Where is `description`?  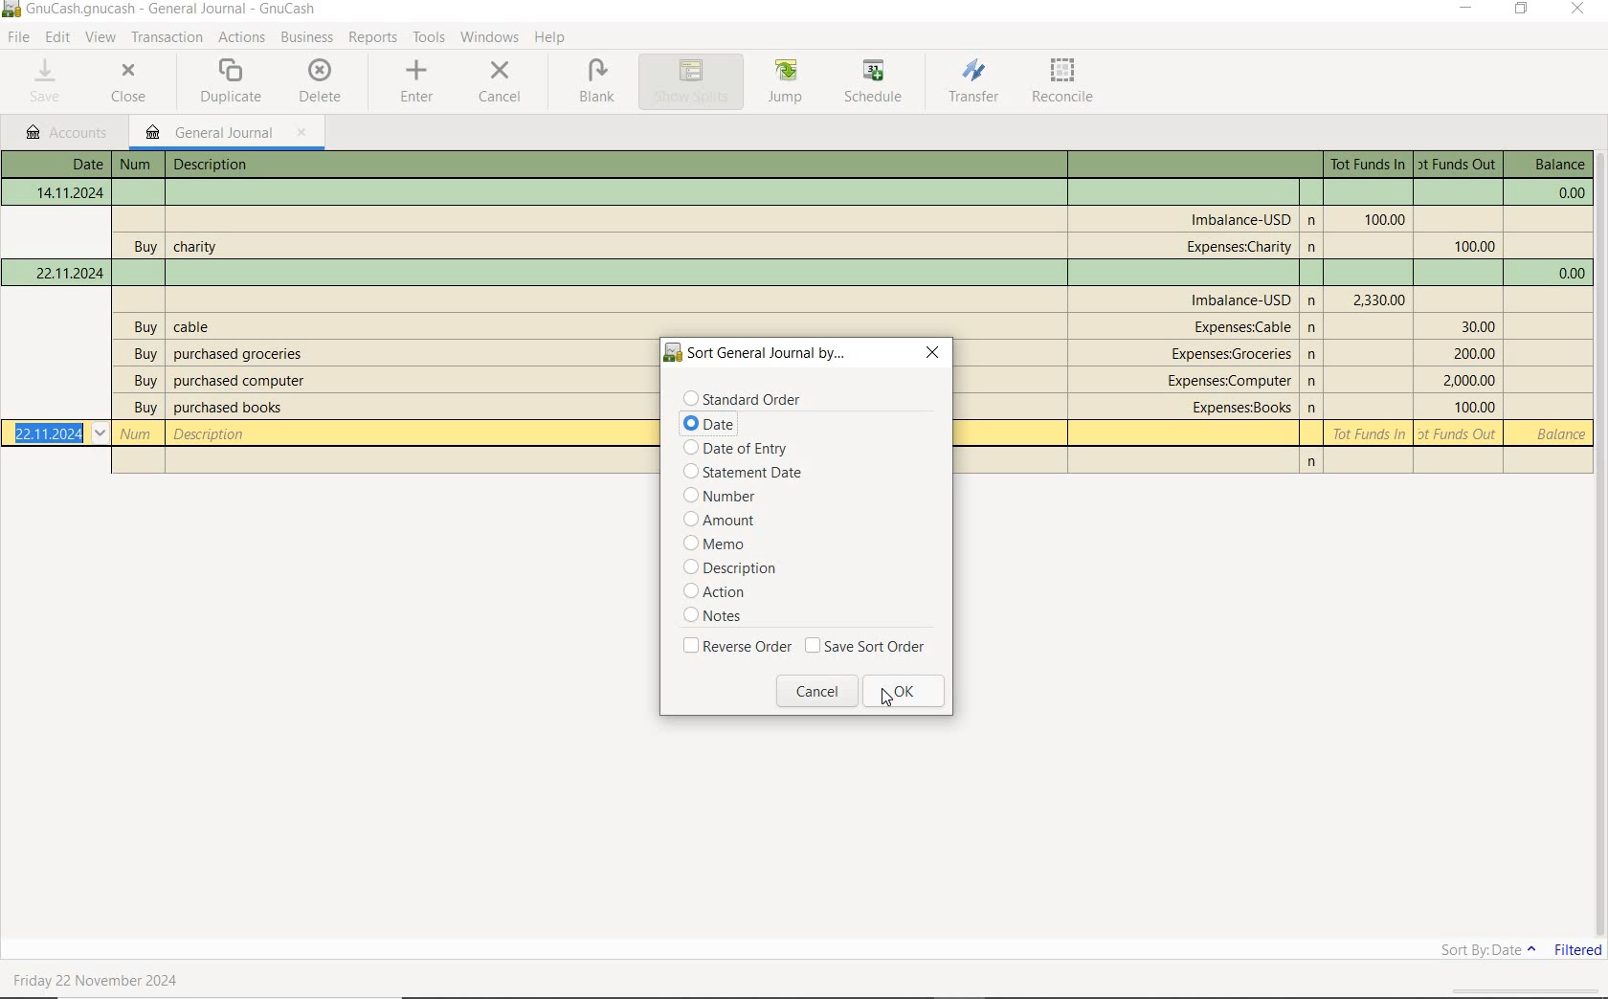 description is located at coordinates (212, 433).